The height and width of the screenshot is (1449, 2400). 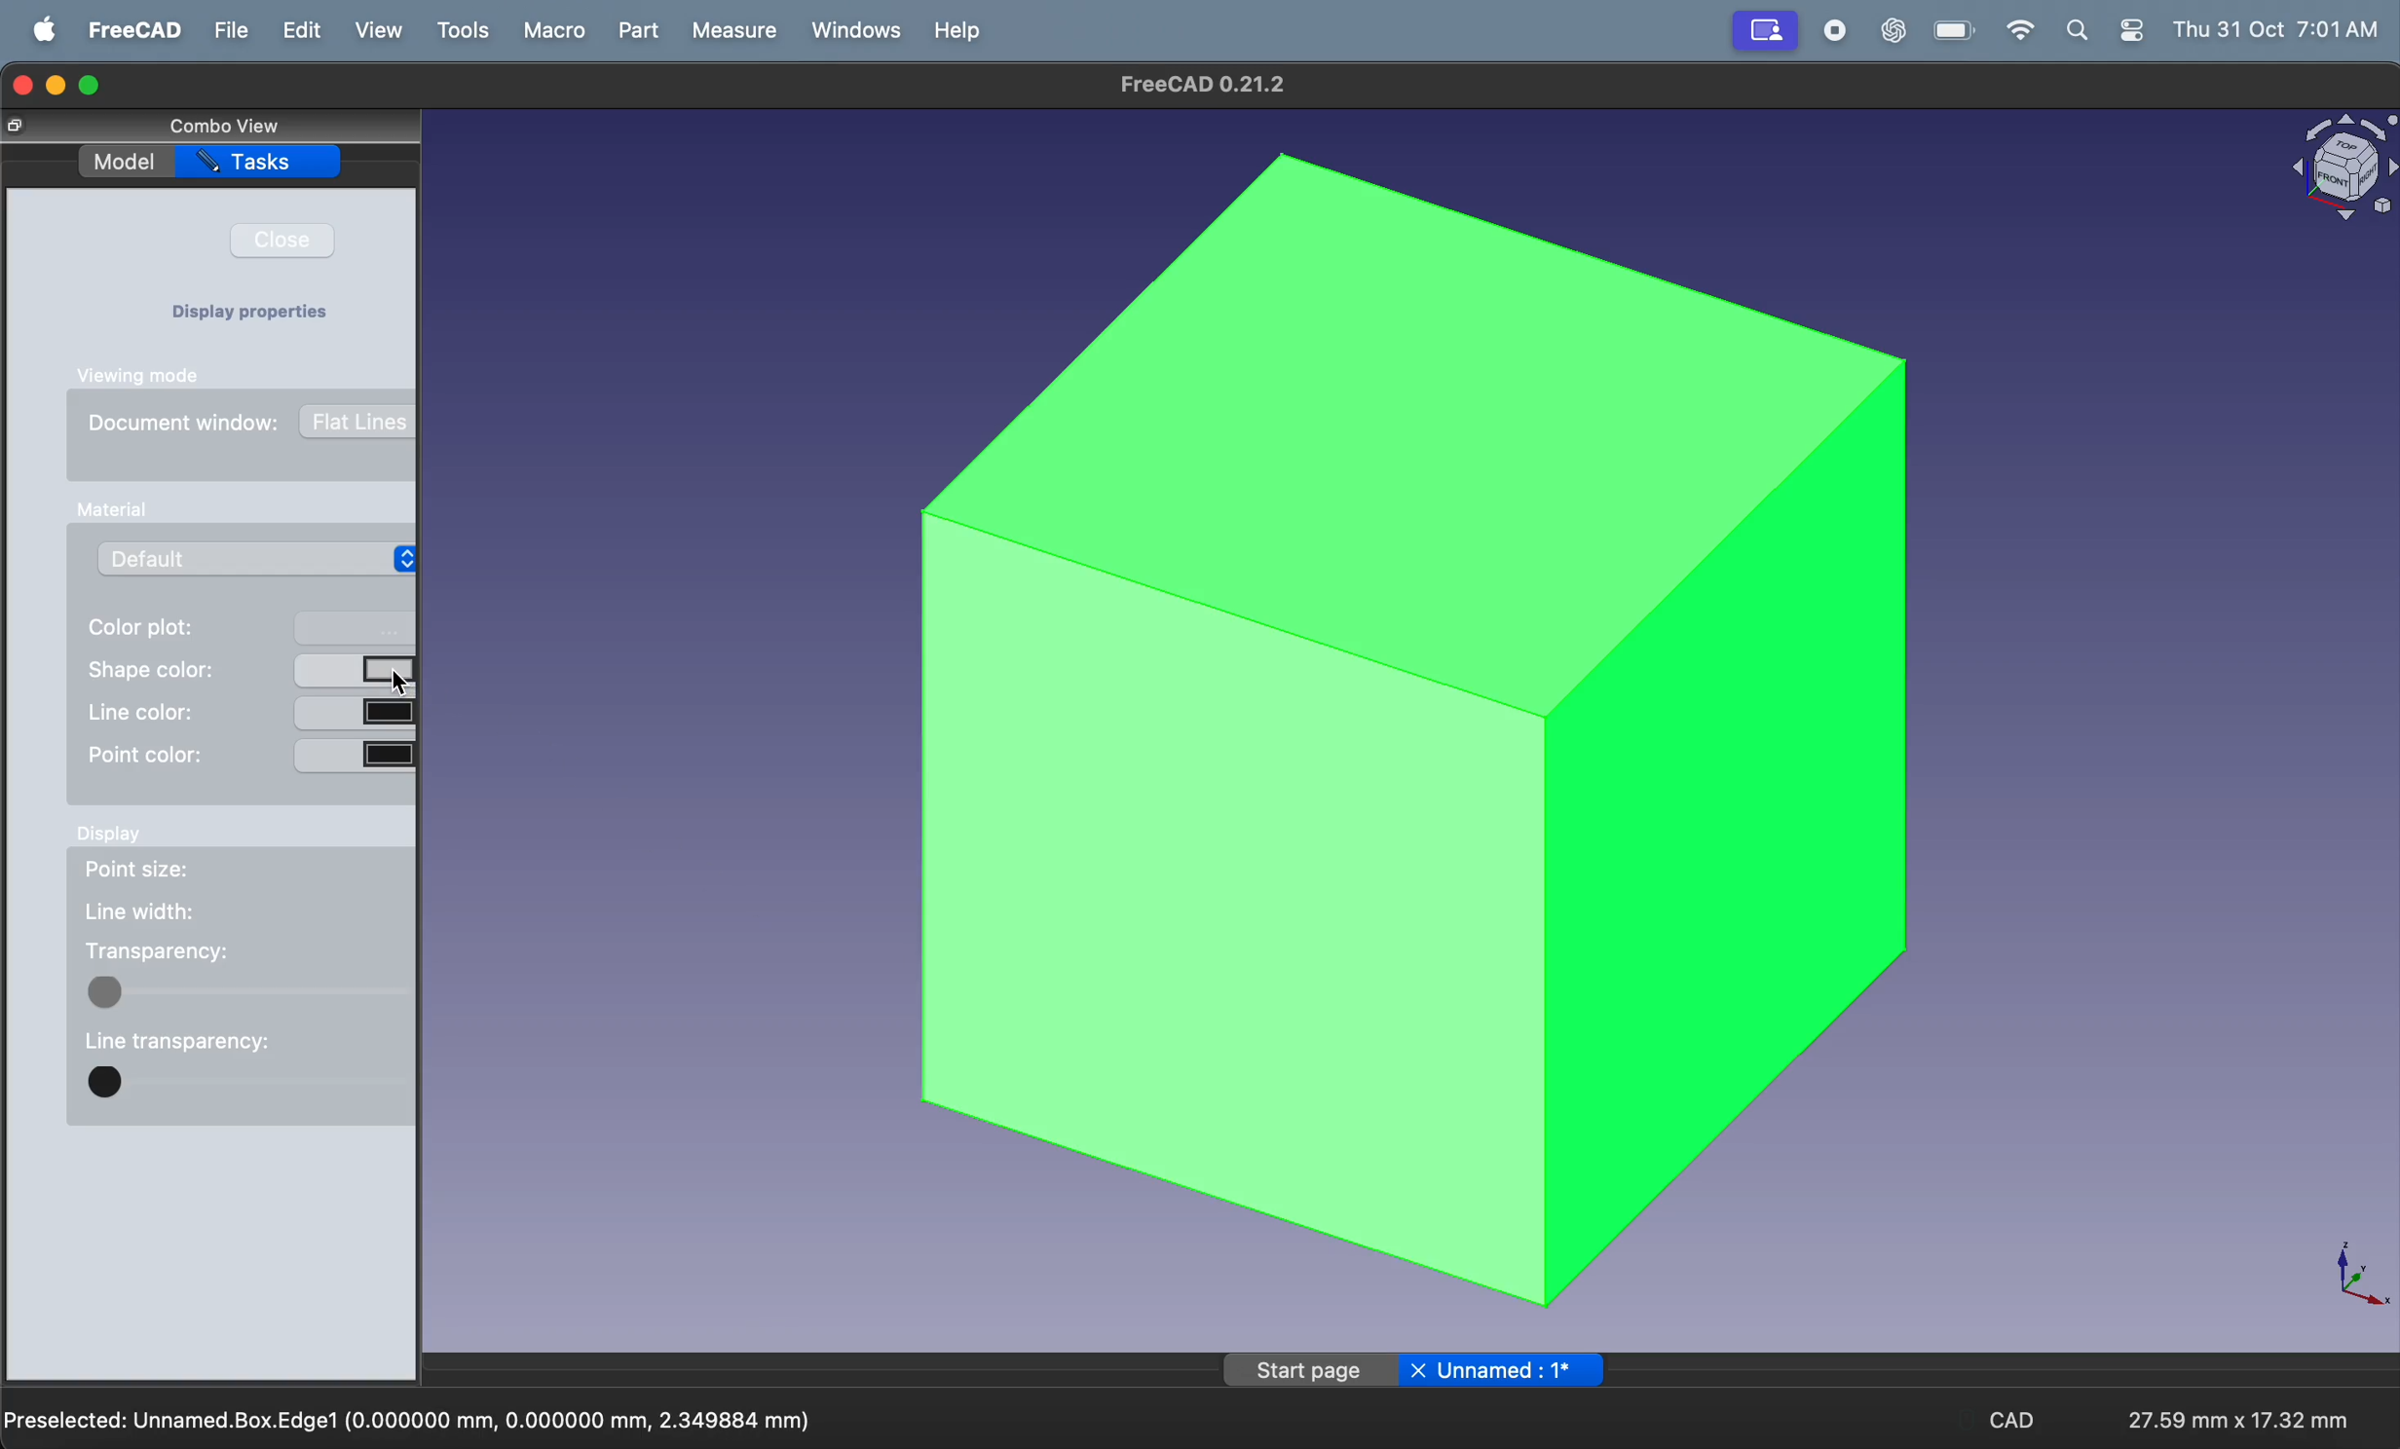 What do you see at coordinates (252, 668) in the screenshot?
I see `shape color` at bounding box center [252, 668].